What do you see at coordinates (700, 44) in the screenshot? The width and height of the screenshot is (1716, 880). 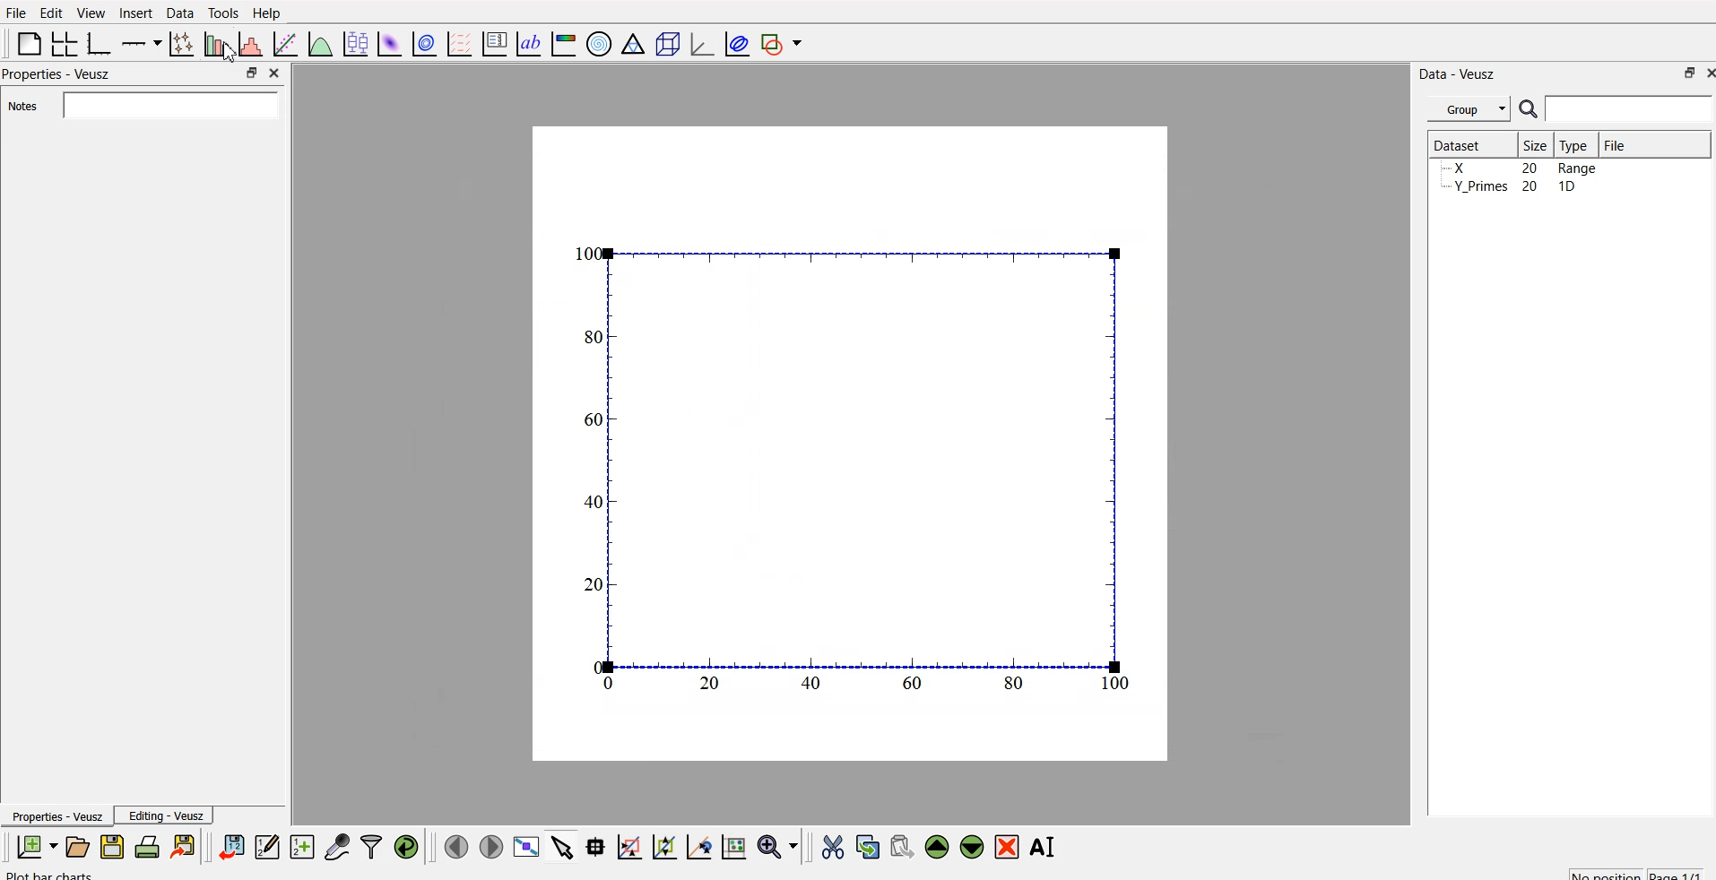 I see `3D graph` at bounding box center [700, 44].